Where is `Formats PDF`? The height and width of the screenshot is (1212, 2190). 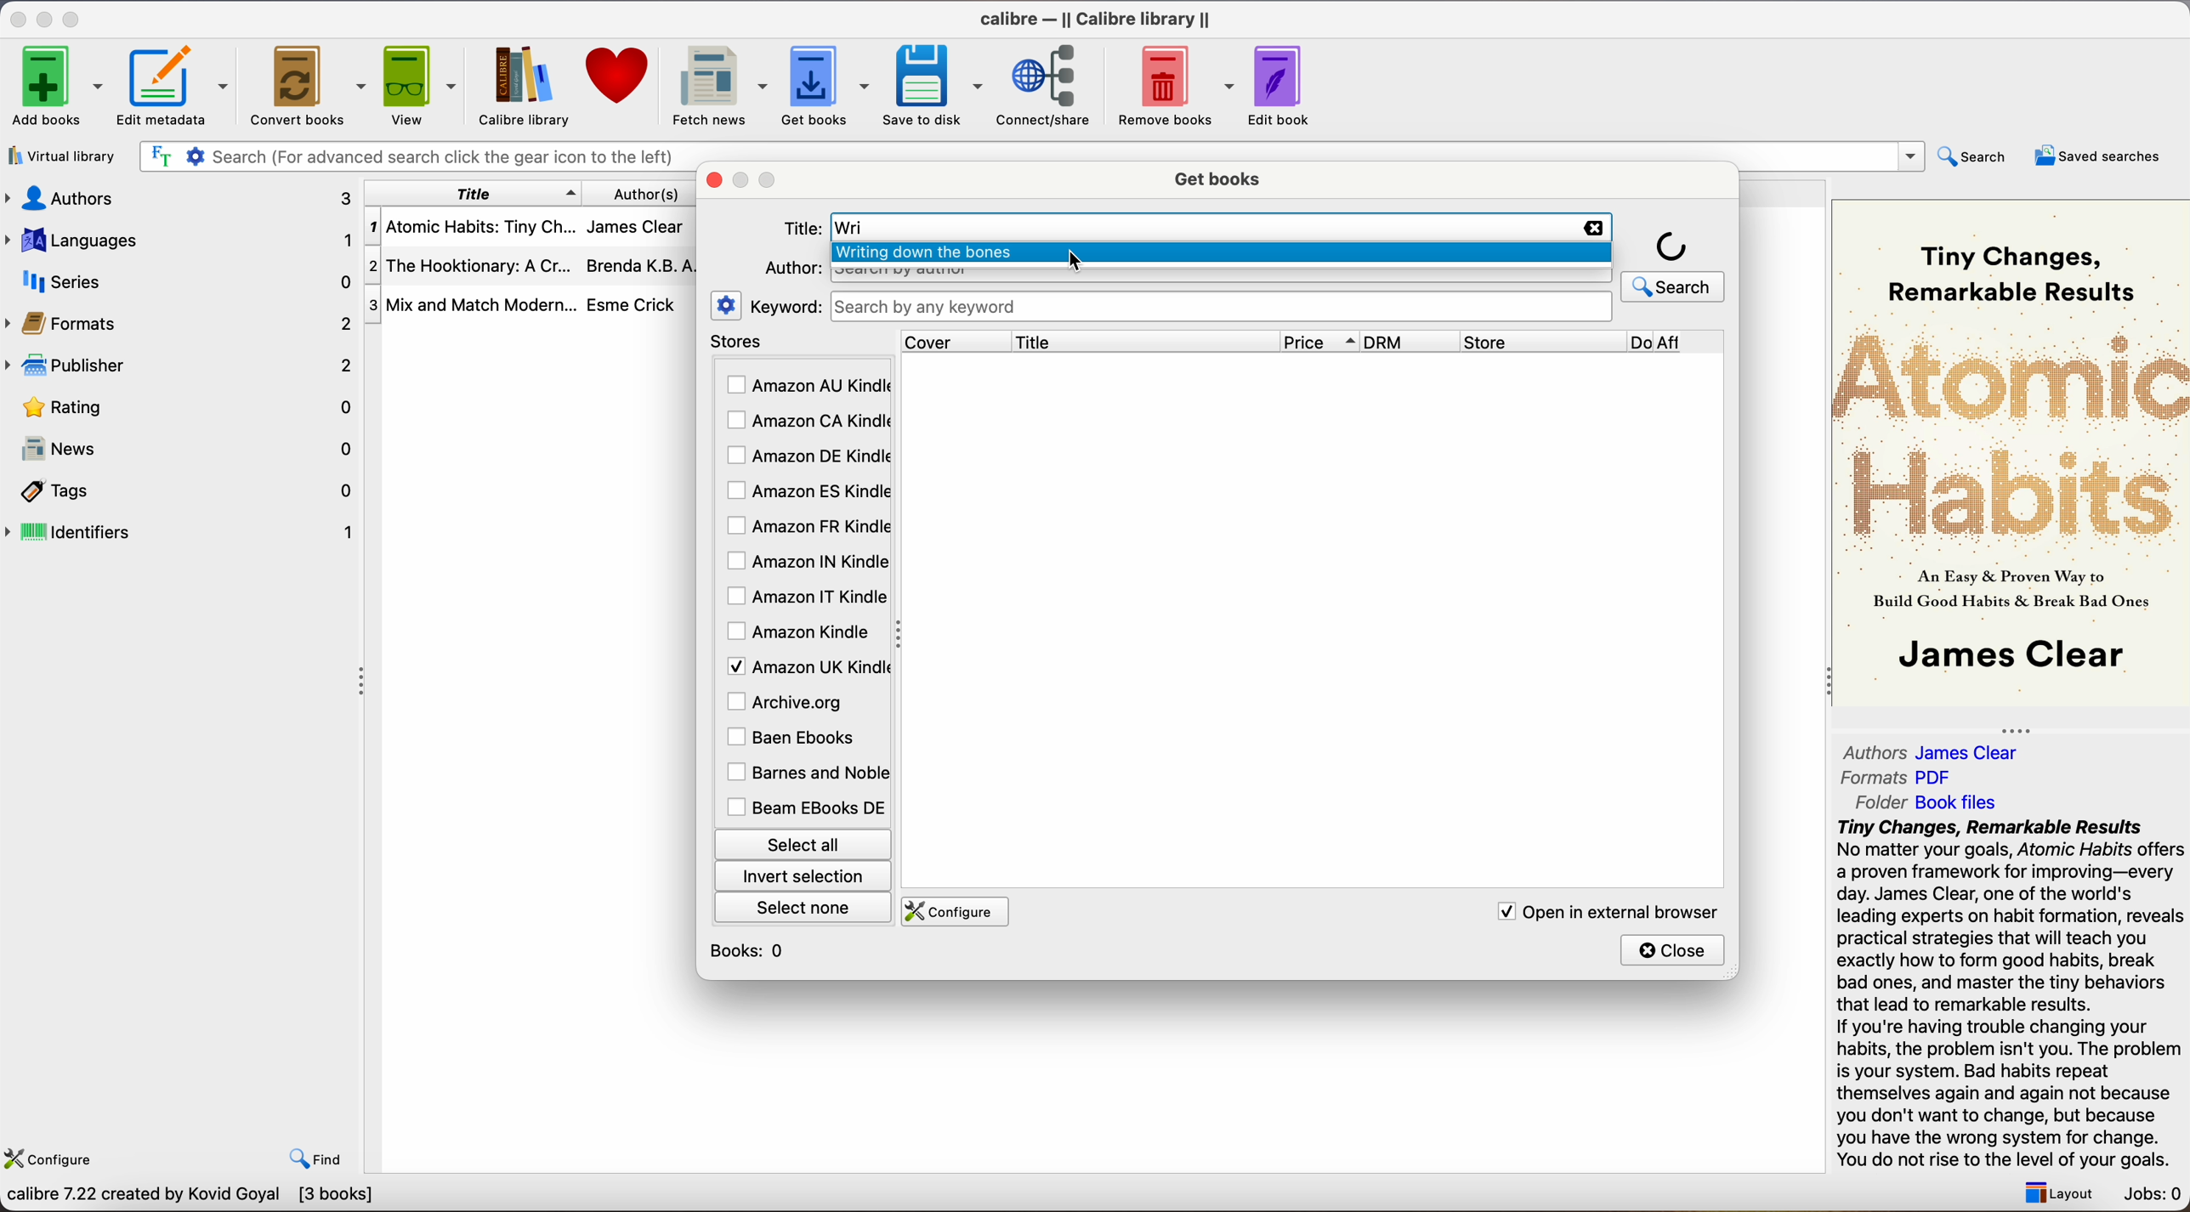 Formats PDF is located at coordinates (1898, 778).